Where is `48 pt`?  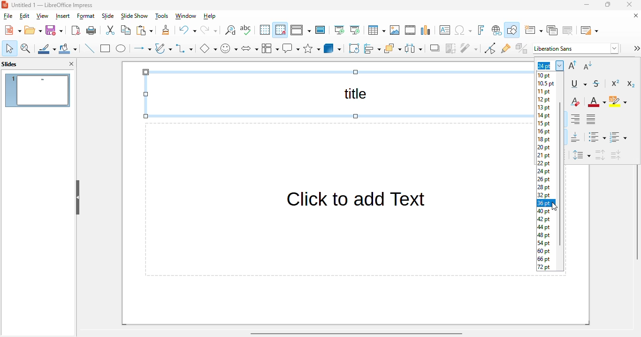 48 pt is located at coordinates (544, 235).